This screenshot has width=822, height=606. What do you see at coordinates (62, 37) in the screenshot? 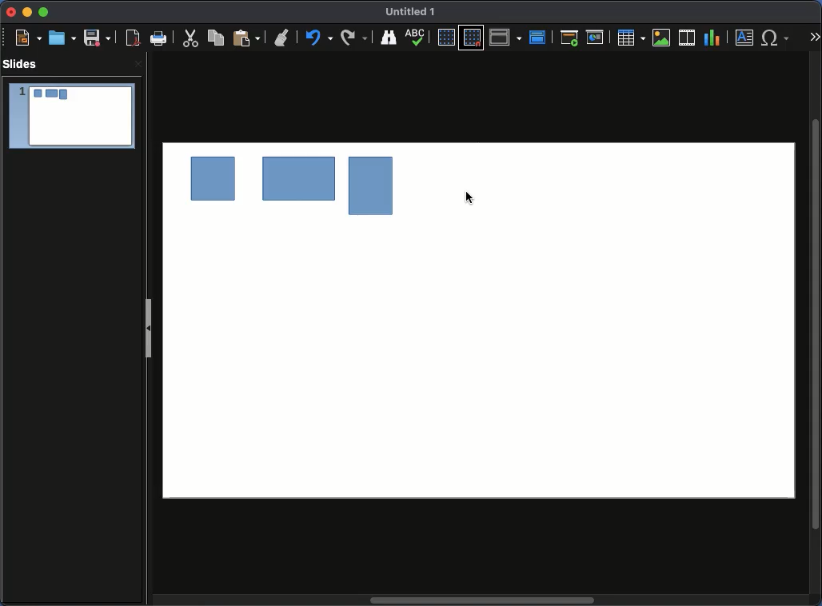
I see `Open` at bounding box center [62, 37].